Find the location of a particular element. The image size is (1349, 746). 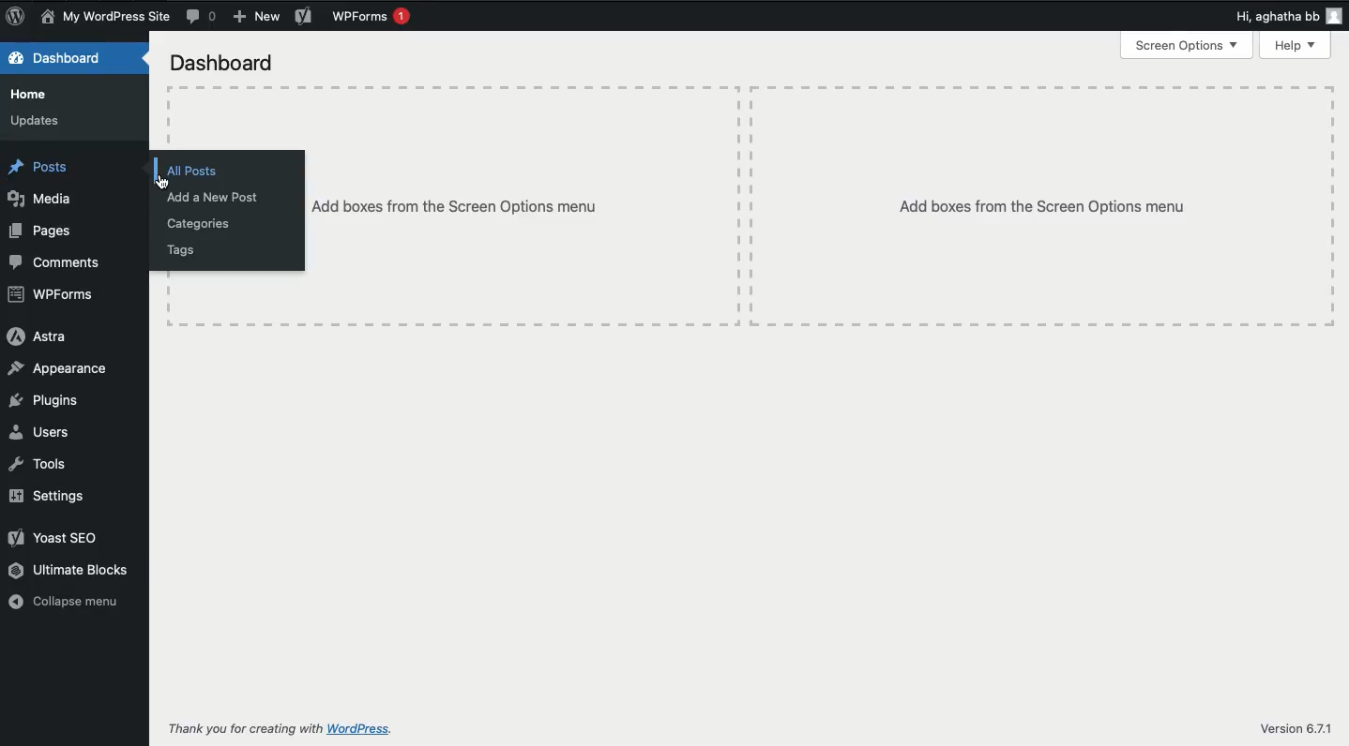

Updates is located at coordinates (38, 120).